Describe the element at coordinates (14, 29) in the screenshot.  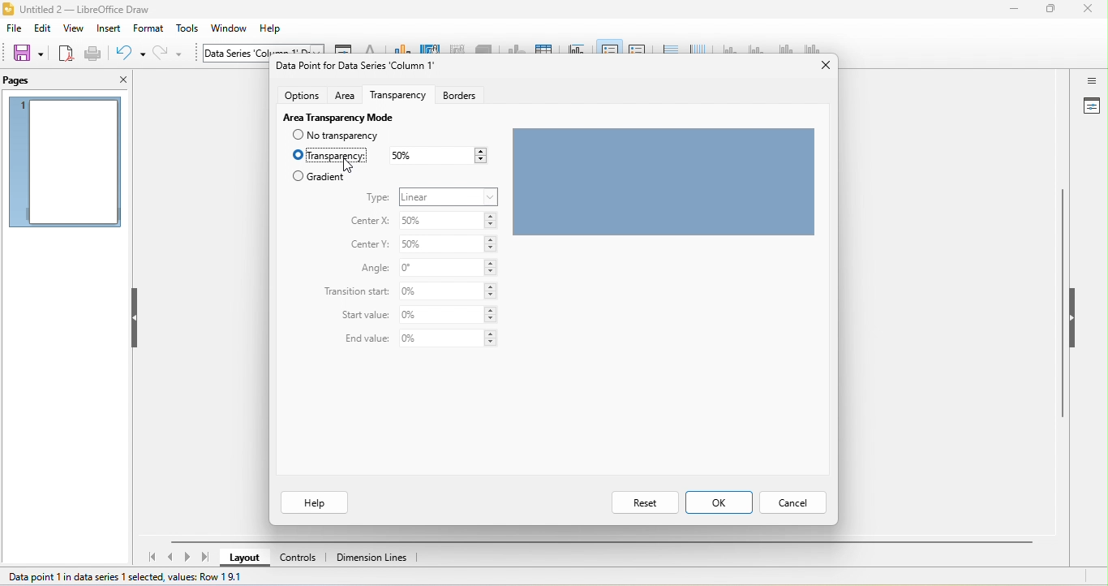
I see `file` at that location.